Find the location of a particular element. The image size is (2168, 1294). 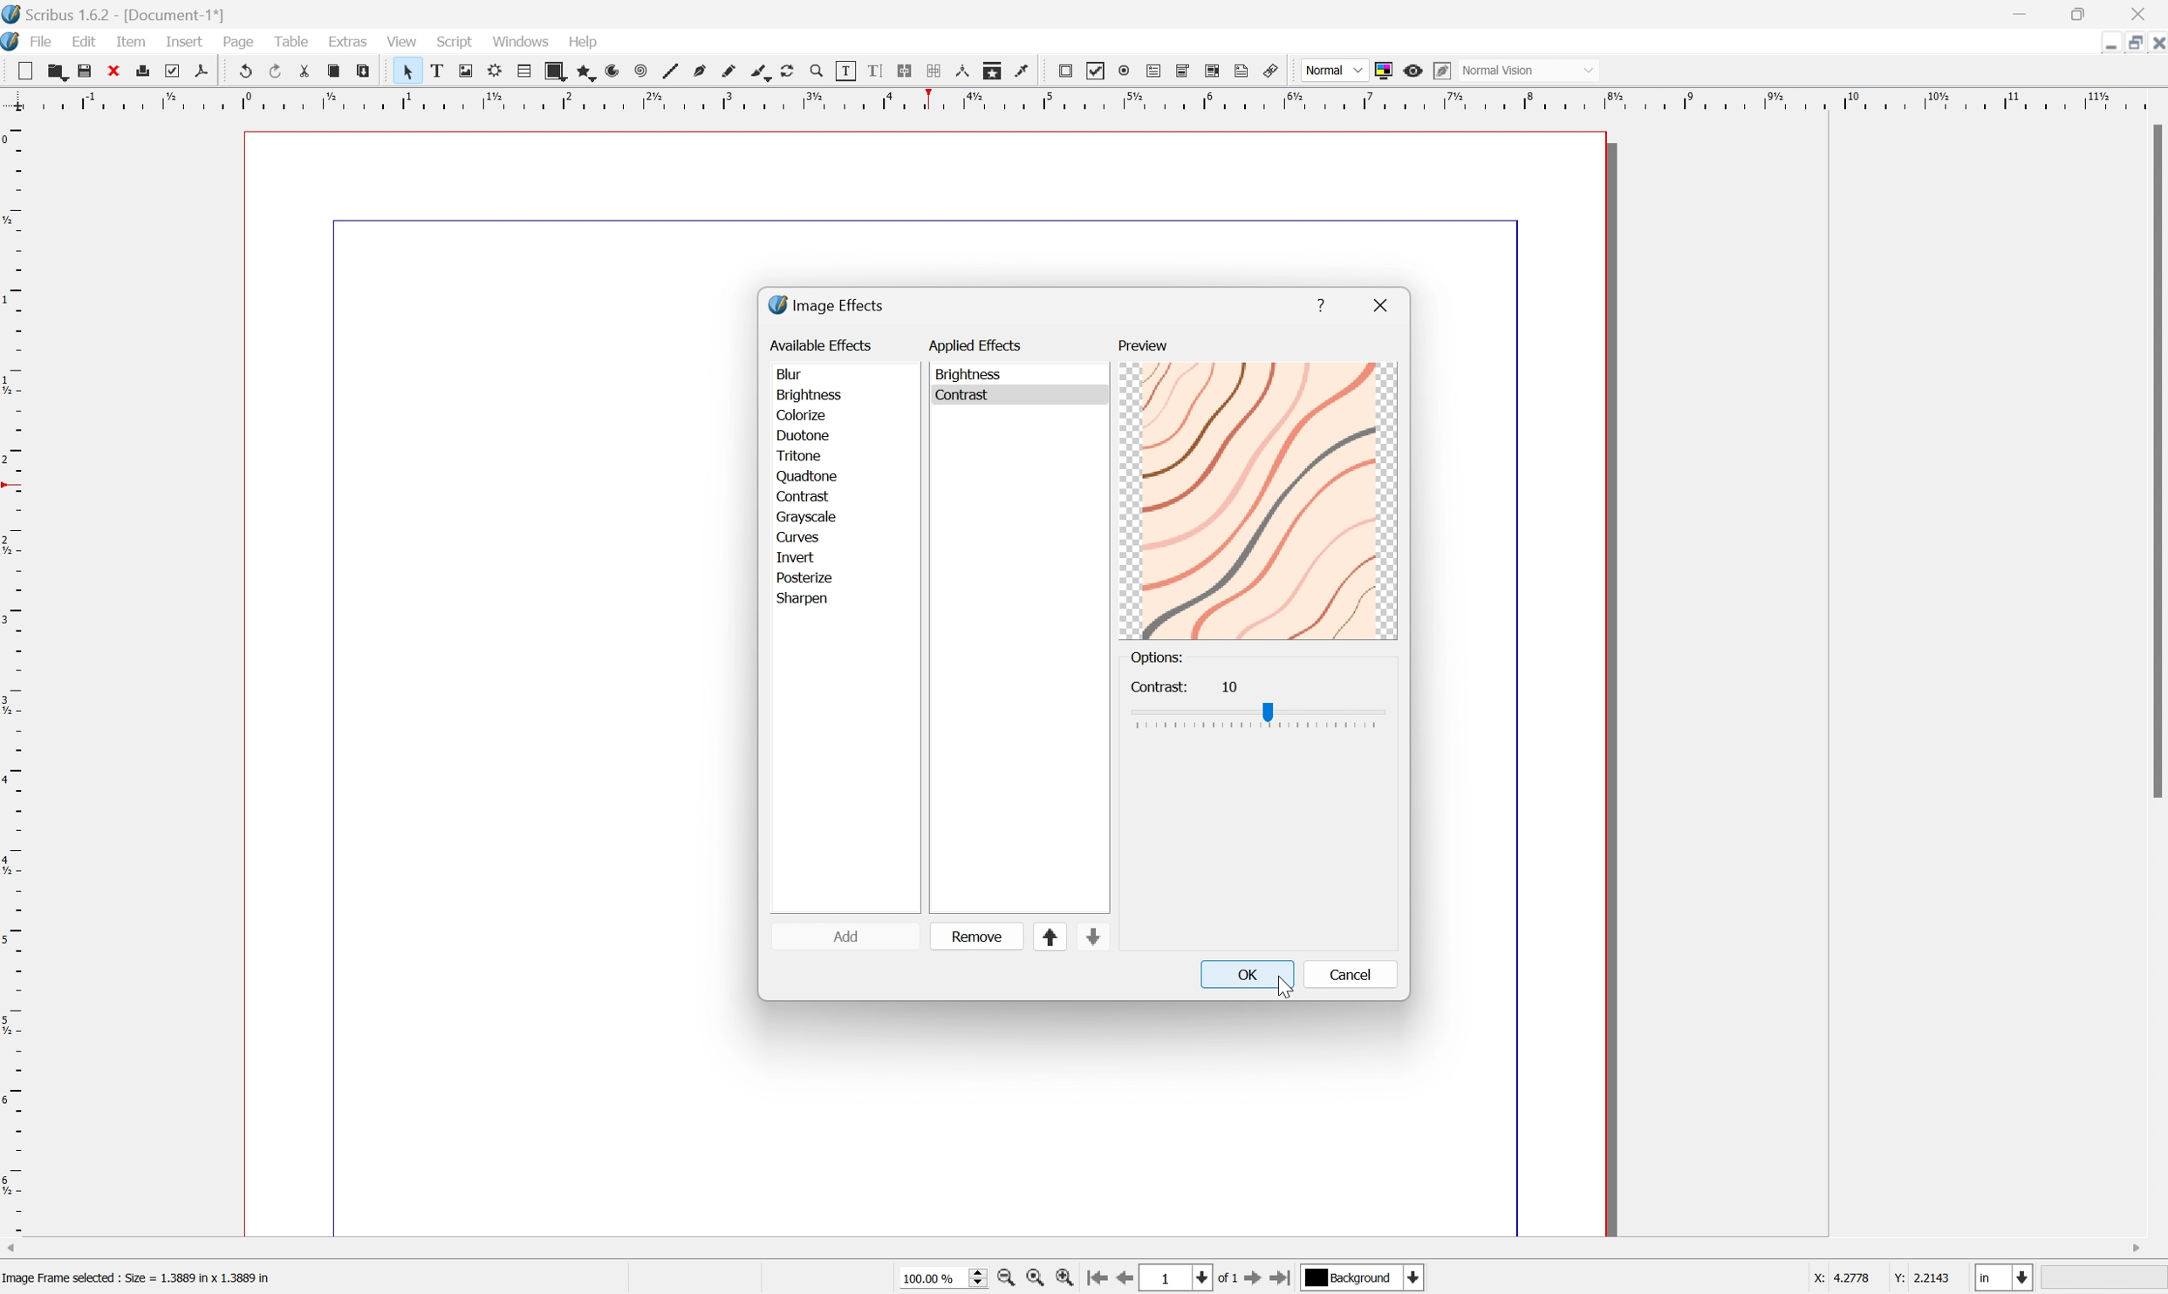

sort is located at coordinates (1075, 937).